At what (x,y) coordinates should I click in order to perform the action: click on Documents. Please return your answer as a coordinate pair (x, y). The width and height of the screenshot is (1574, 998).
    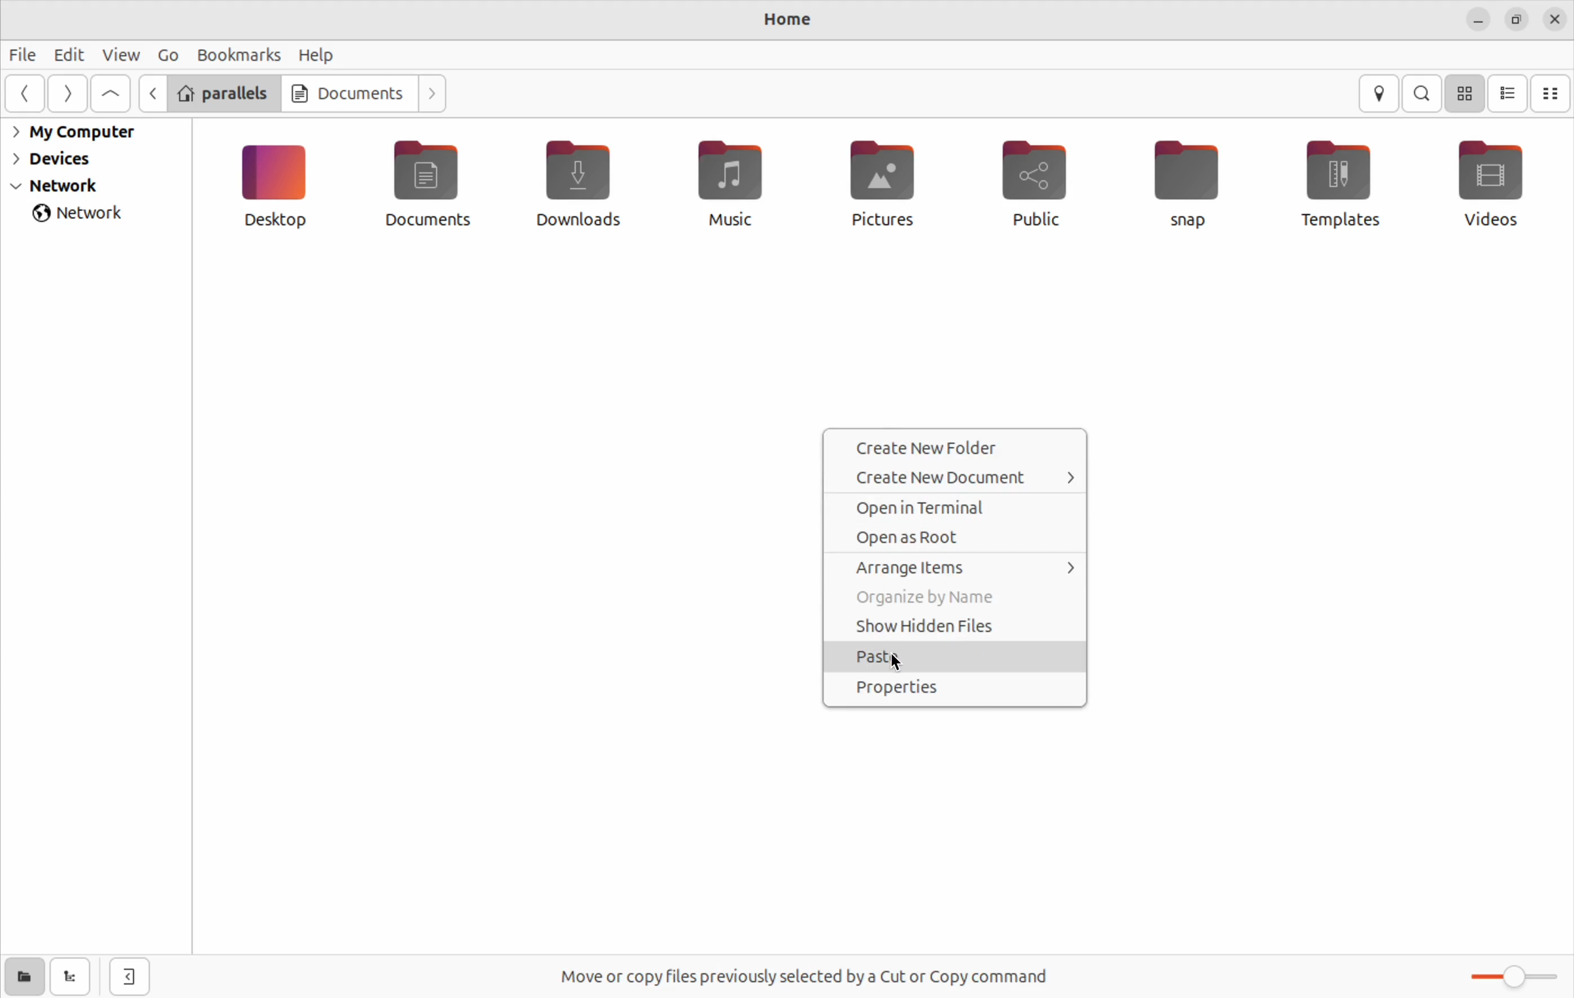
    Looking at the image, I should click on (348, 92).